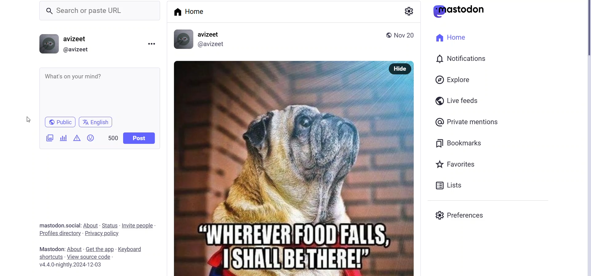 The height and width of the screenshot is (276, 591). Describe the element at coordinates (587, 138) in the screenshot. I see `scrollbar` at that location.